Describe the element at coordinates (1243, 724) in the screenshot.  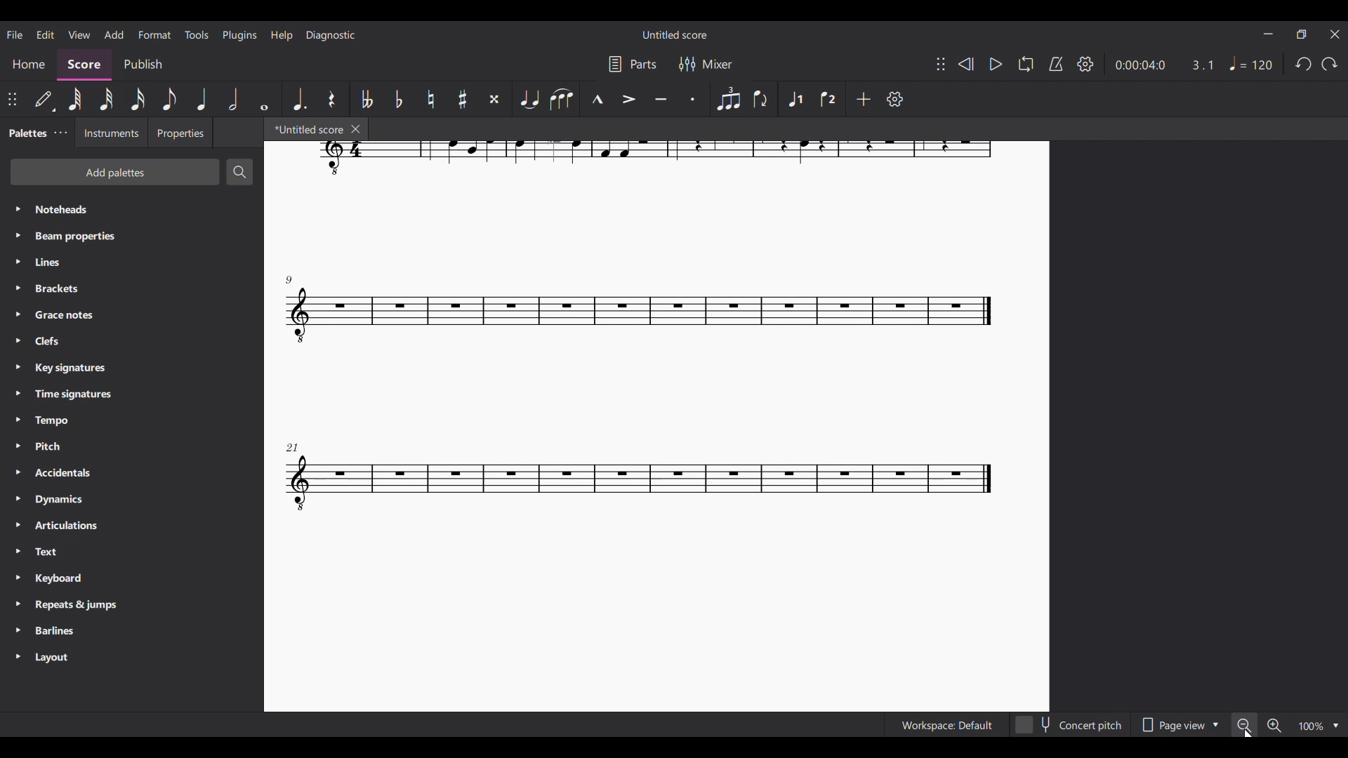
I see `Zoom out, highlighted by cursor` at that location.